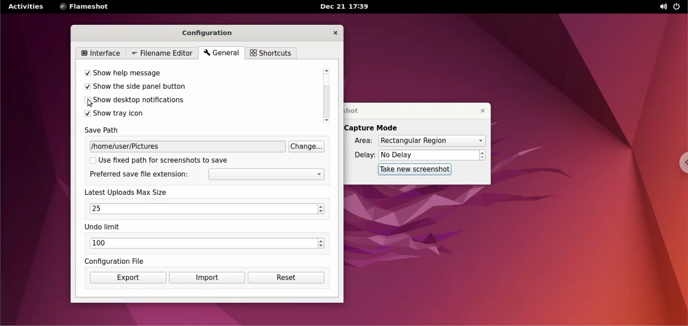 This screenshot has width=688, height=326. Describe the element at coordinates (411, 170) in the screenshot. I see `take new screenshot` at that location.